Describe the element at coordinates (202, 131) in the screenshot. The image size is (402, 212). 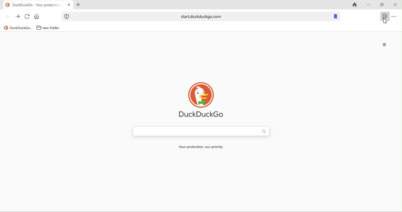
I see `search bar` at that location.